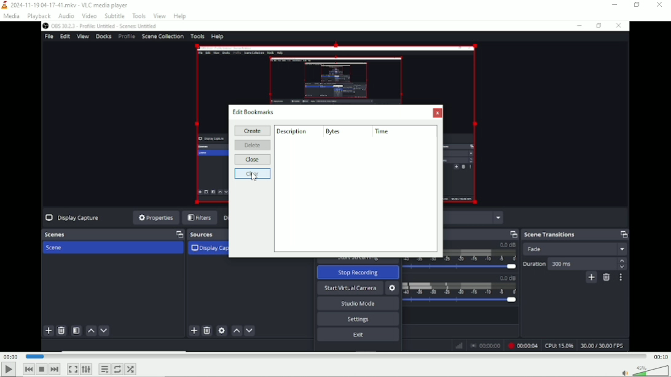  What do you see at coordinates (73, 370) in the screenshot?
I see `Toggle video in fullscreen` at bounding box center [73, 370].